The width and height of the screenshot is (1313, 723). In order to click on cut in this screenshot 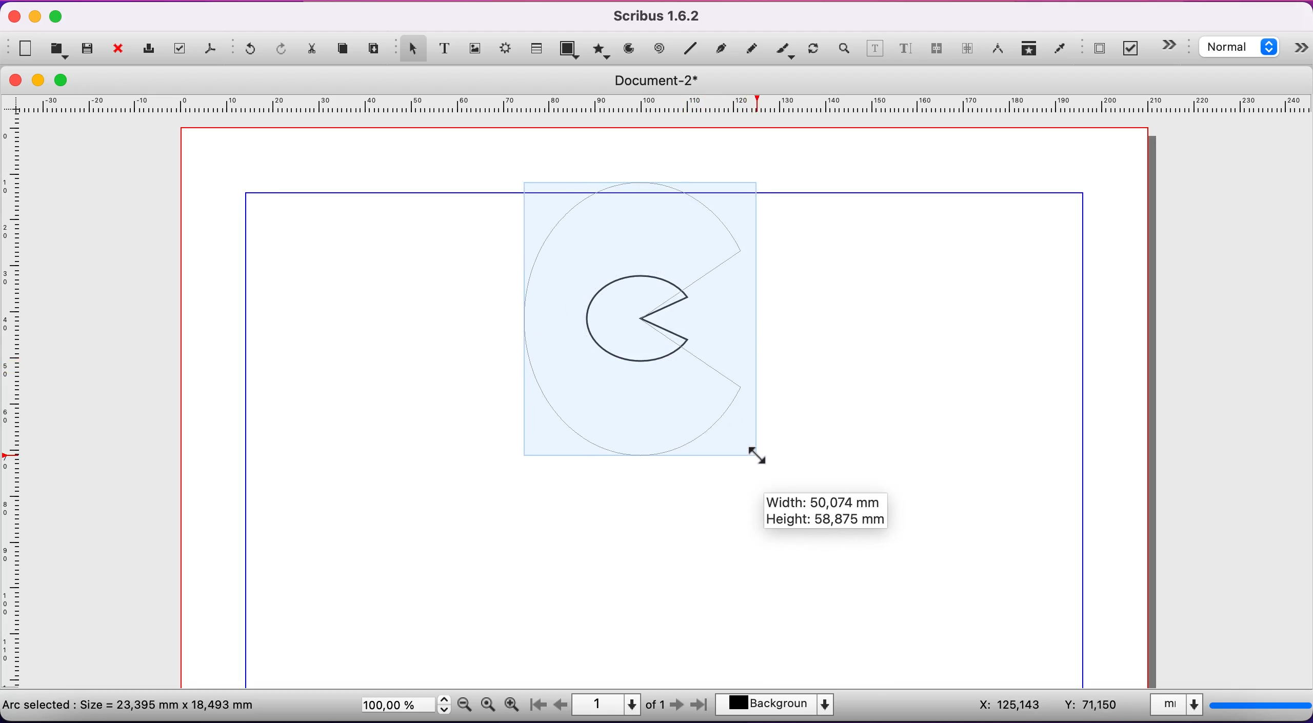, I will do `click(313, 51)`.